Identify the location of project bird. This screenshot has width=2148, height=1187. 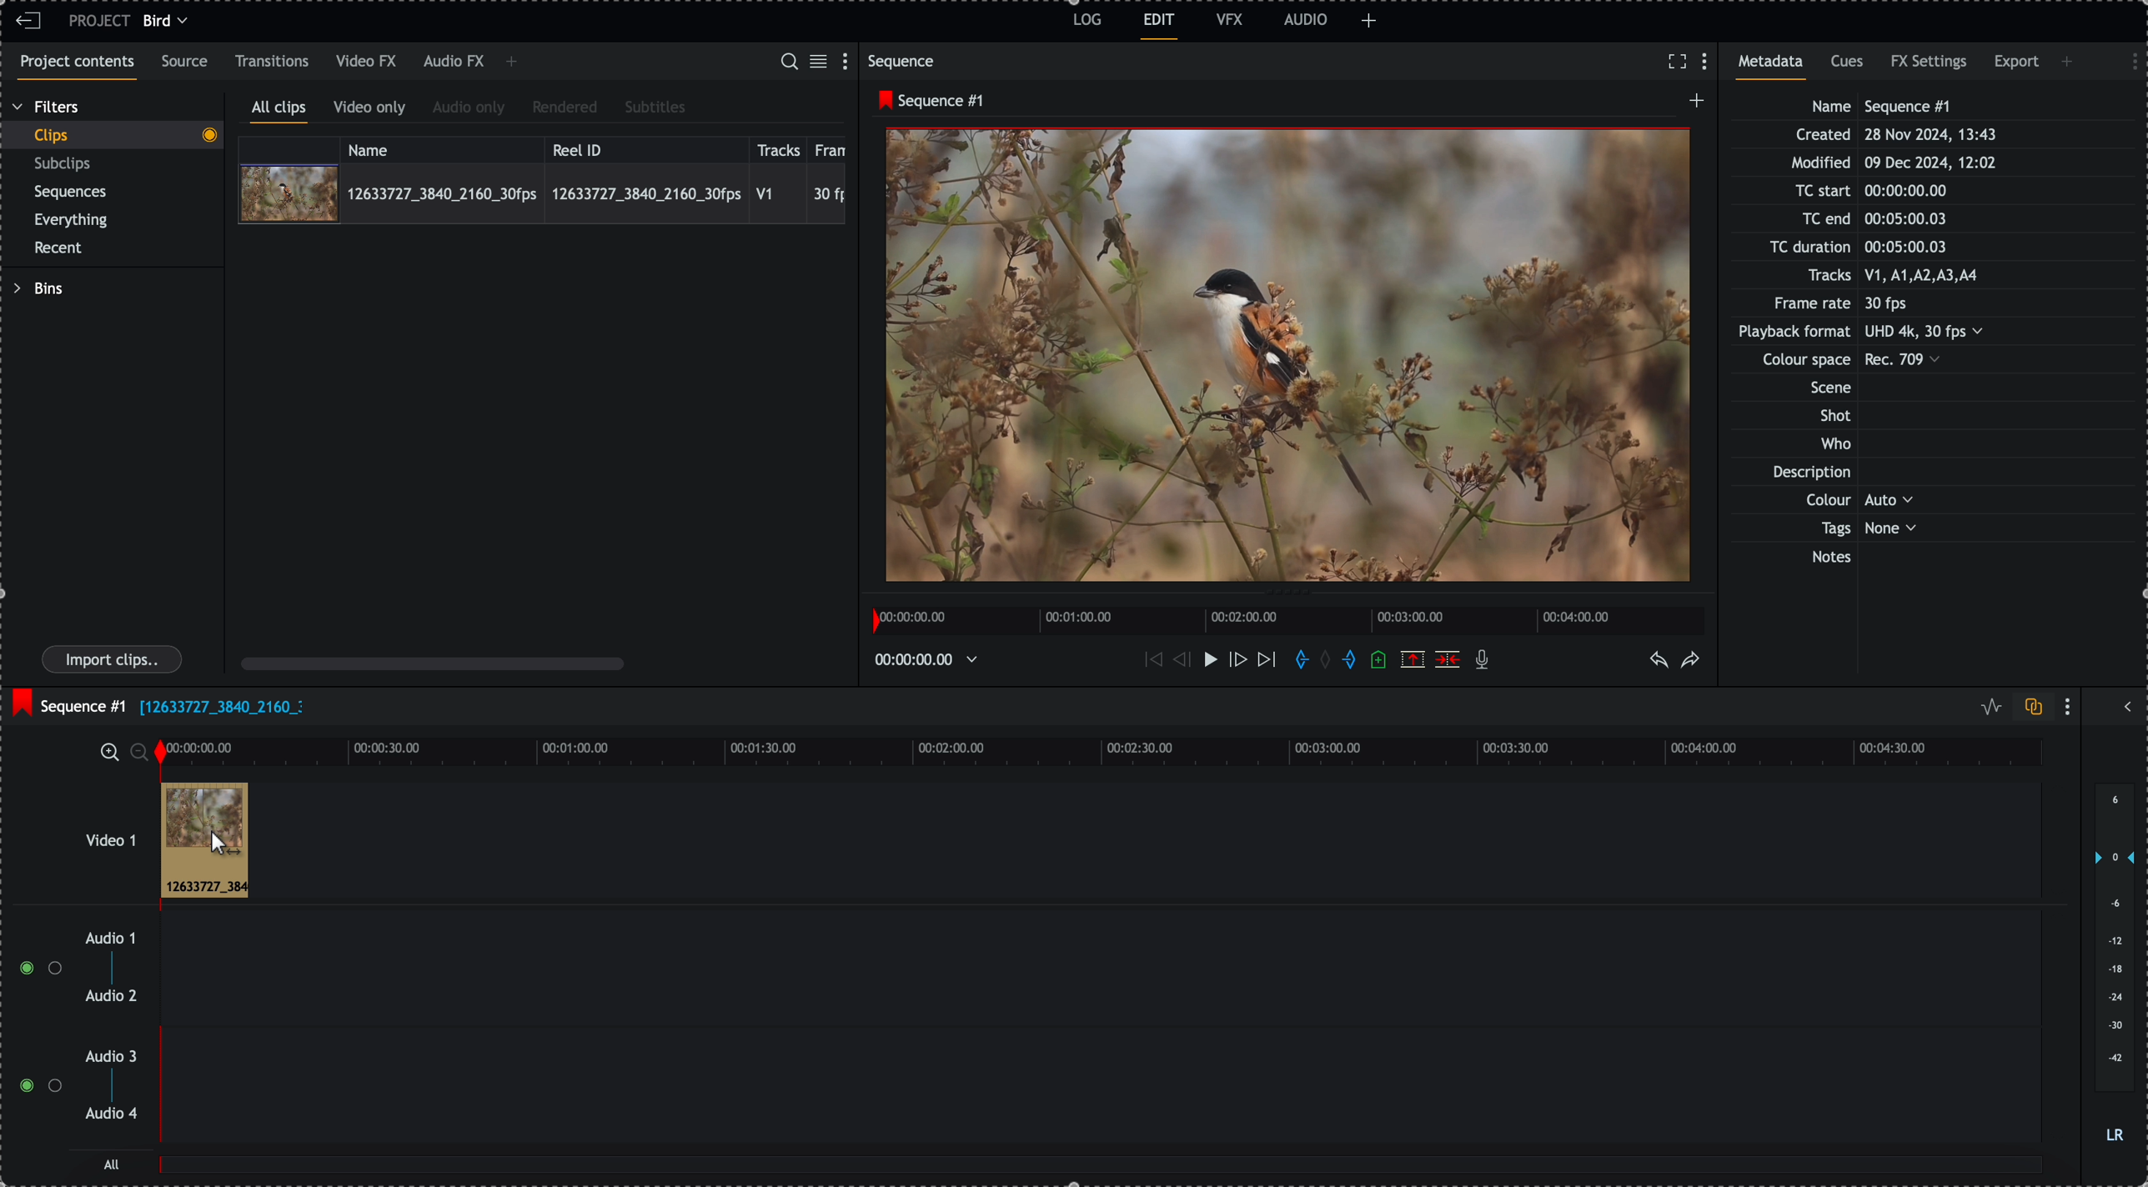
(133, 21).